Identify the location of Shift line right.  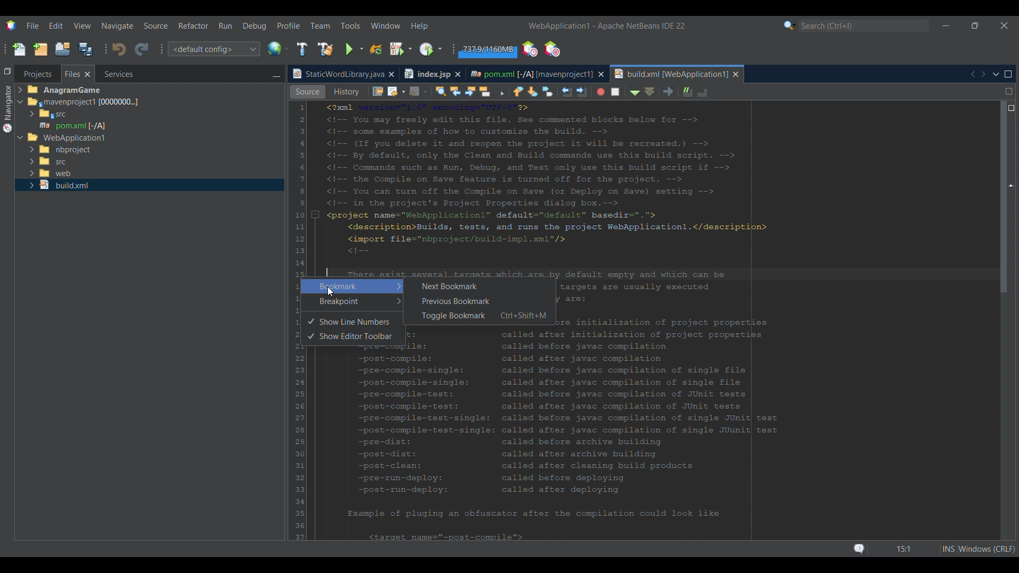
(675, 91).